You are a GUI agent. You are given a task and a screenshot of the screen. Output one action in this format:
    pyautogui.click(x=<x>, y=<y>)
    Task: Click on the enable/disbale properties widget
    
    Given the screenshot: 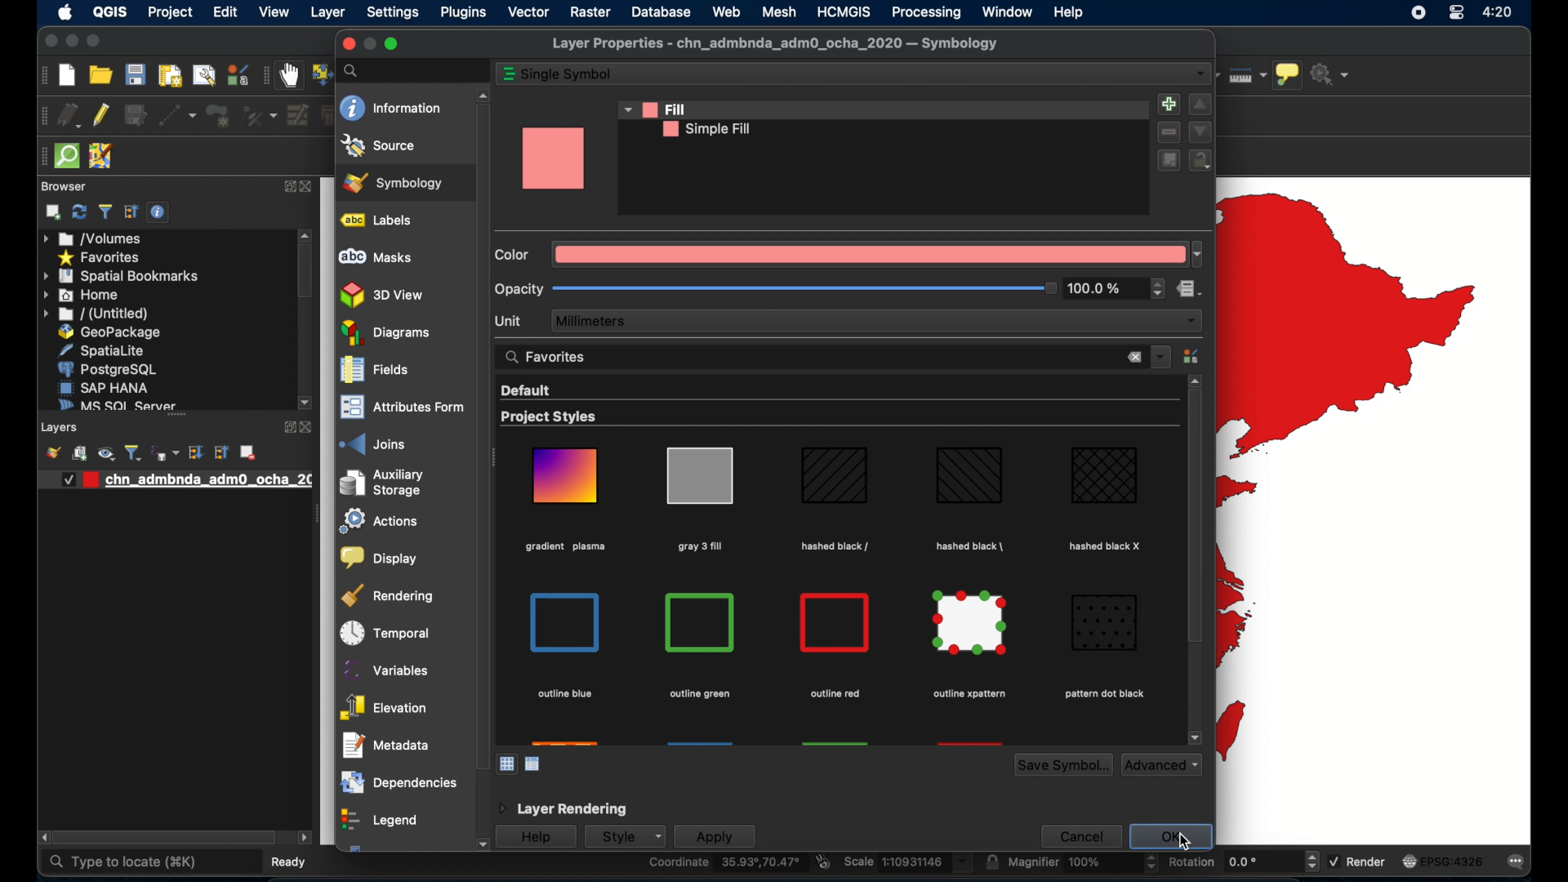 What is the action you would take?
    pyautogui.click(x=161, y=212)
    